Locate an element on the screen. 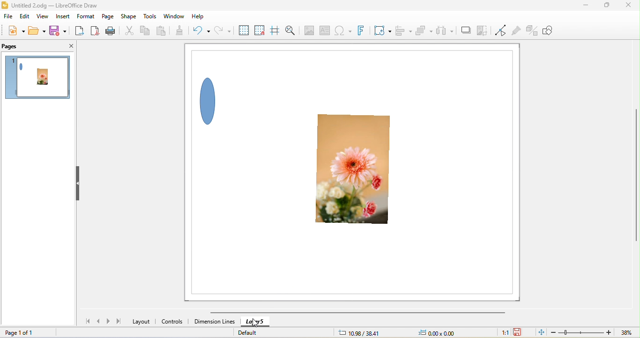  insert is located at coordinates (63, 16).